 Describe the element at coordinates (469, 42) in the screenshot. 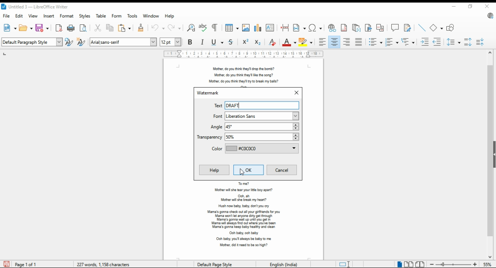

I see `increase paragraph spacing` at that location.